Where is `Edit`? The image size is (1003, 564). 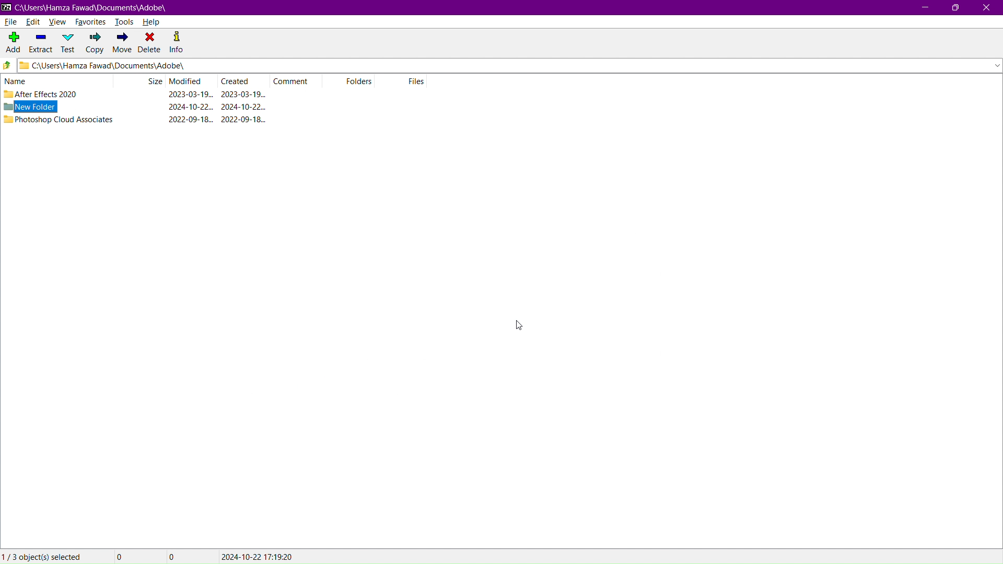 Edit is located at coordinates (34, 21).